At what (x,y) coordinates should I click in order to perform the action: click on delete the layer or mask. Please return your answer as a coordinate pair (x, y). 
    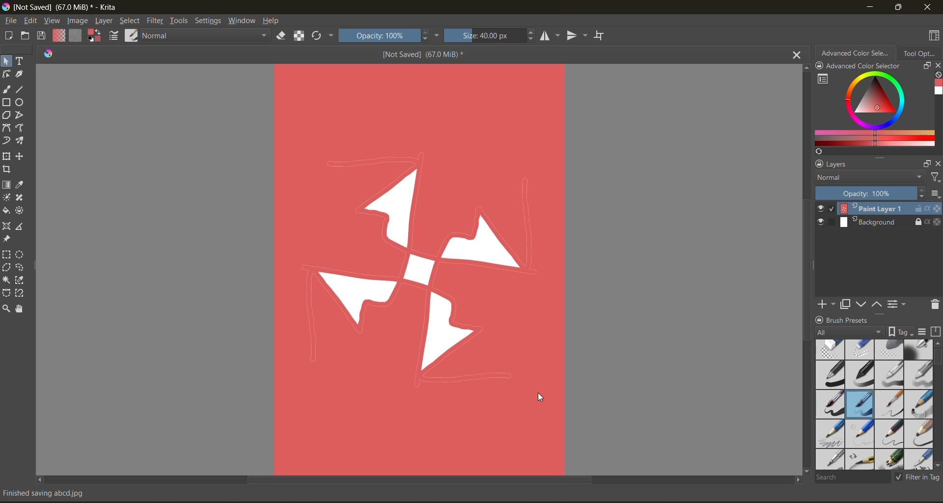
    Looking at the image, I should click on (932, 306).